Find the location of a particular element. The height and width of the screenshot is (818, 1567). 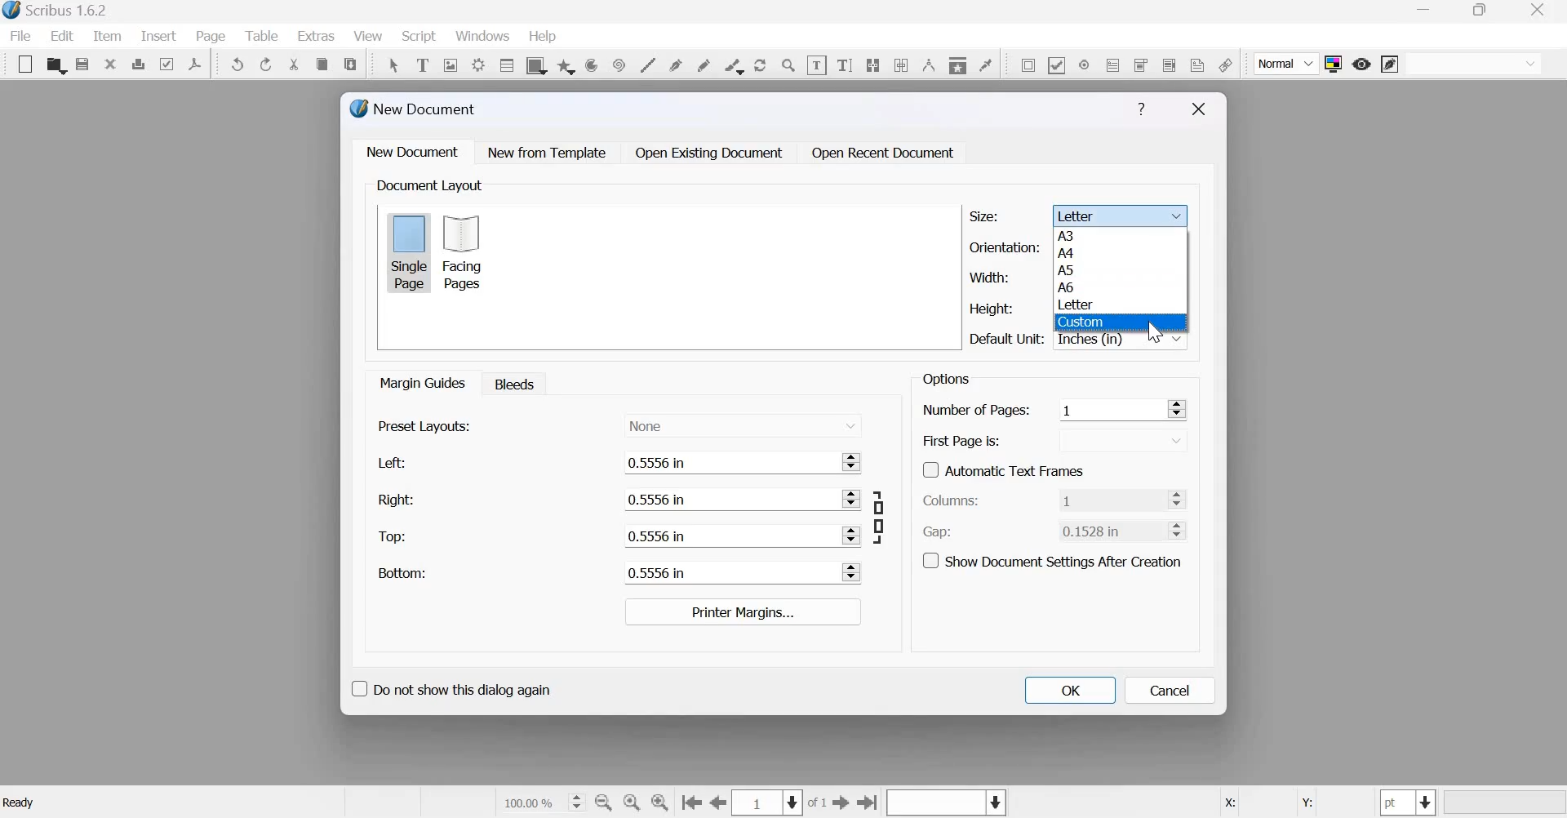

arc is located at coordinates (566, 64).